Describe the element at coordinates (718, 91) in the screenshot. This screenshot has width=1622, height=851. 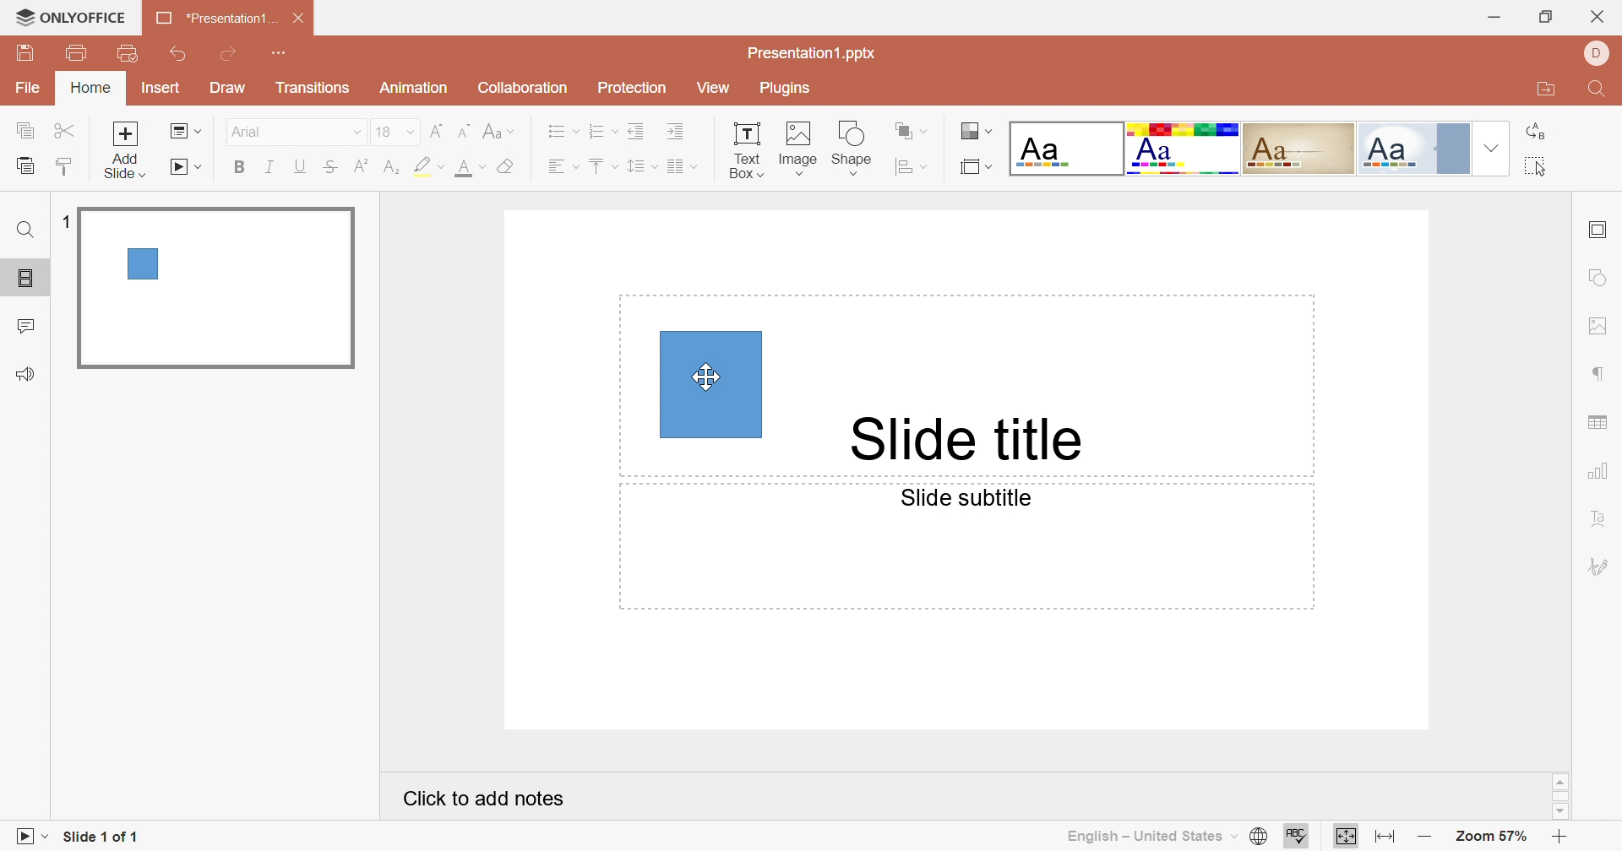
I see `View` at that location.